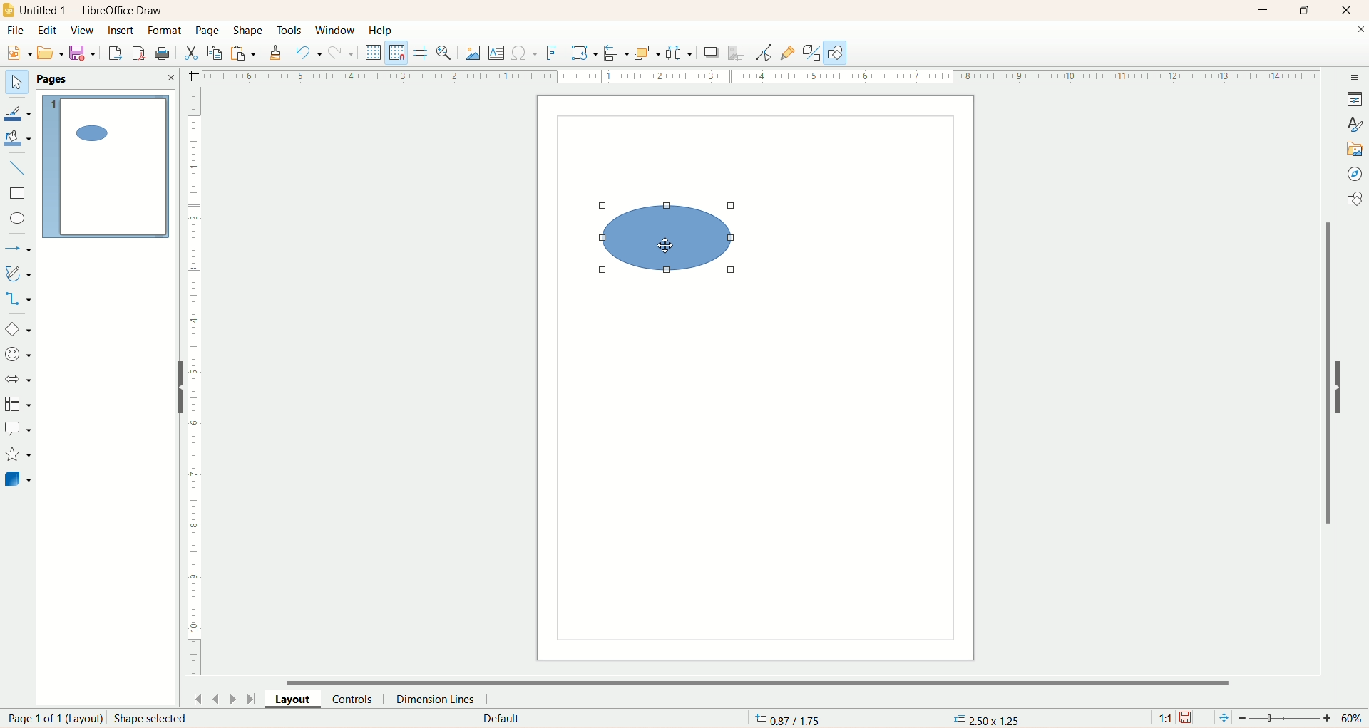 The width and height of the screenshot is (1369, 728). What do you see at coordinates (384, 32) in the screenshot?
I see `help` at bounding box center [384, 32].